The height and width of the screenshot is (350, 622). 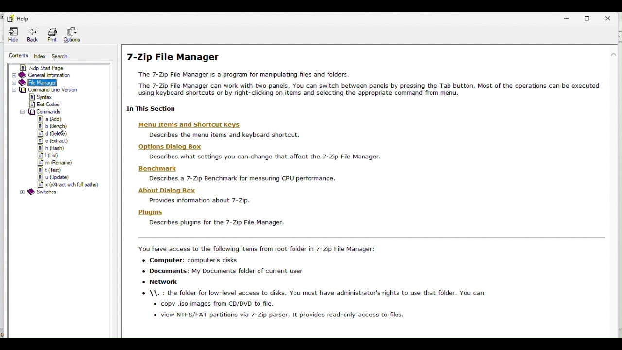 I want to click on l, so click(x=51, y=156).